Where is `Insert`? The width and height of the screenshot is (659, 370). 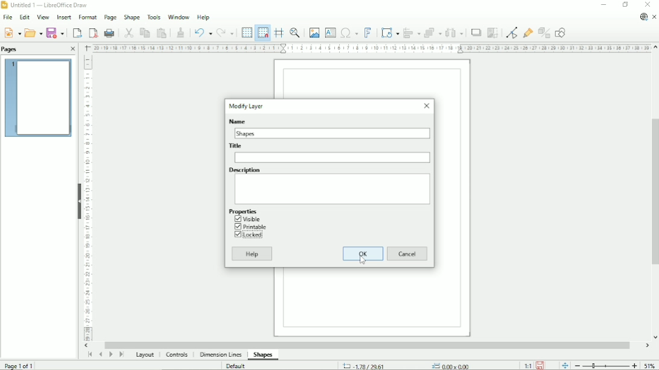
Insert is located at coordinates (65, 17).